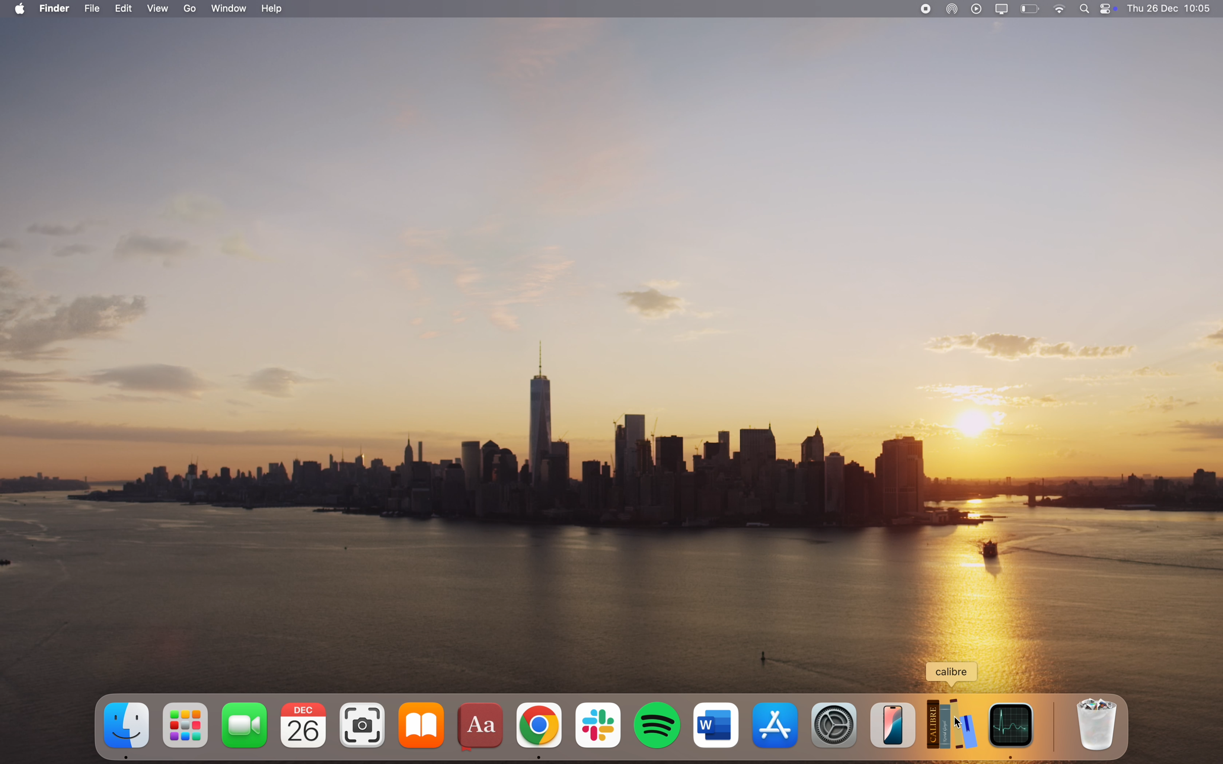 The height and width of the screenshot is (764, 1223). What do you see at coordinates (422, 725) in the screenshot?
I see `iBooks` at bounding box center [422, 725].